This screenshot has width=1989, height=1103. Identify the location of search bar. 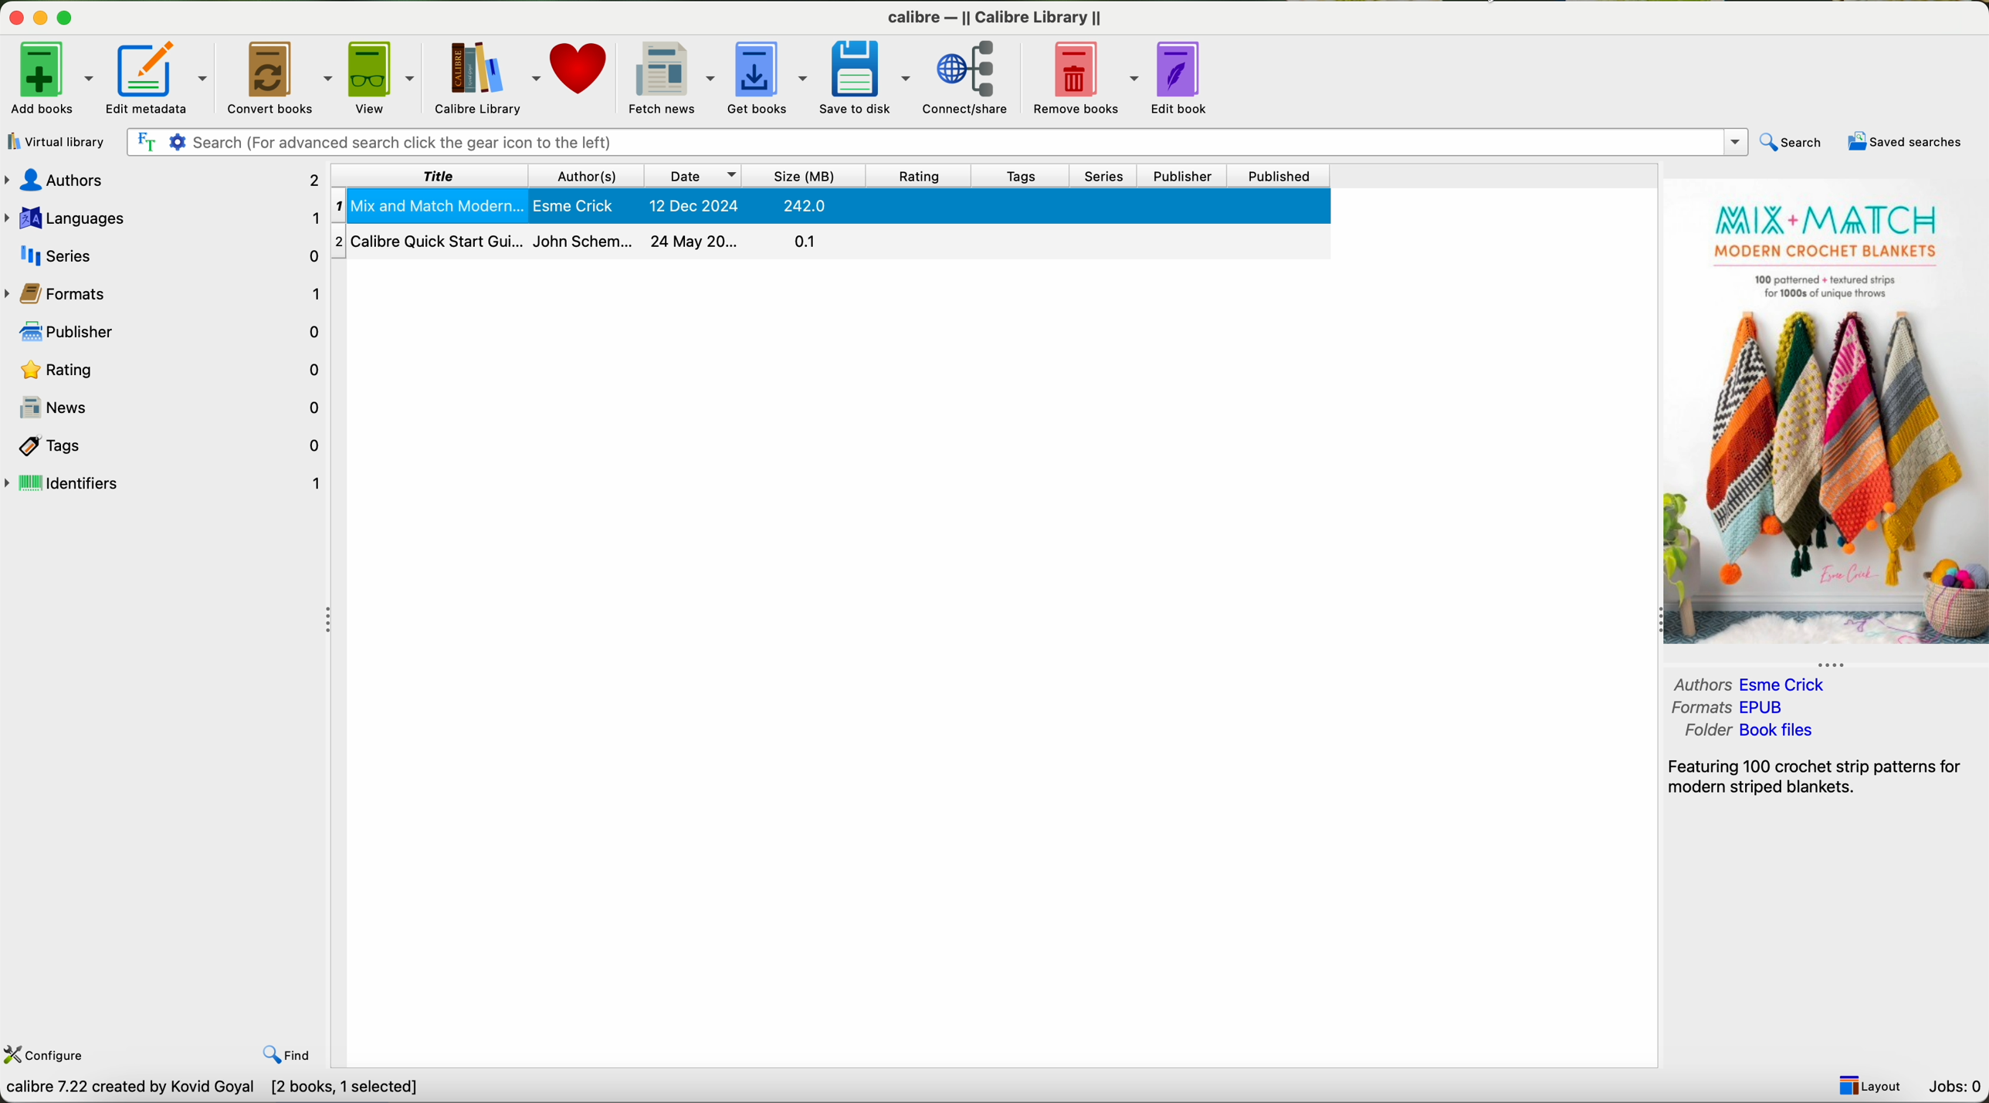
(932, 140).